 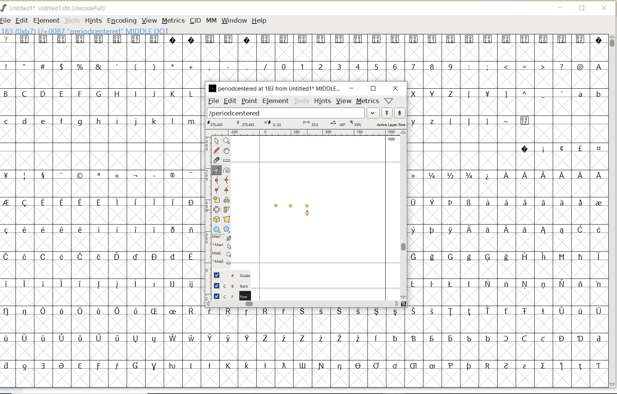 What do you see at coordinates (216, 219) in the screenshot?
I see `rotate the selection in 3D and project back to plane` at bounding box center [216, 219].